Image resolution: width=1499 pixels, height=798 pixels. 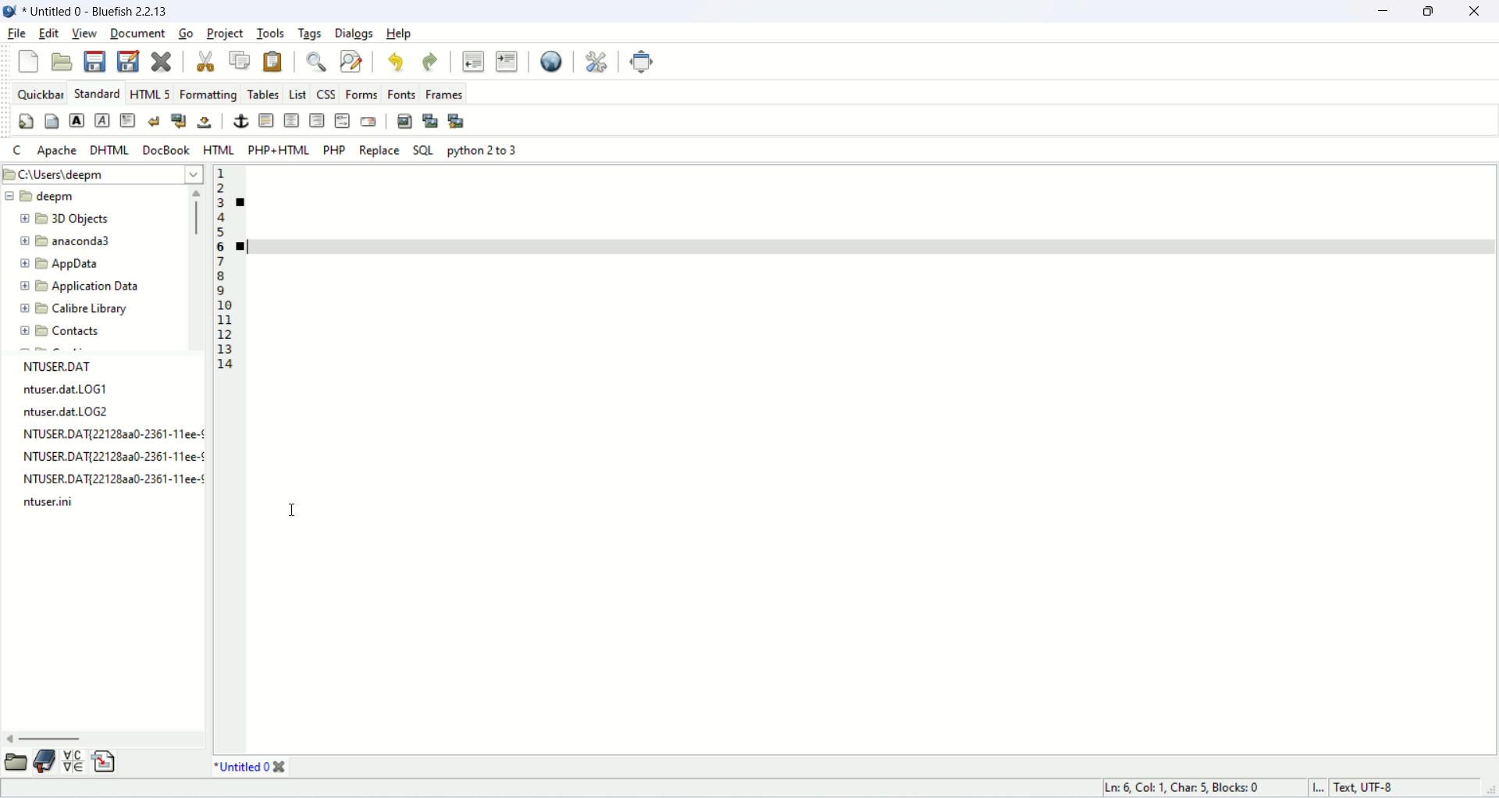 I want to click on html comment, so click(x=342, y=121).